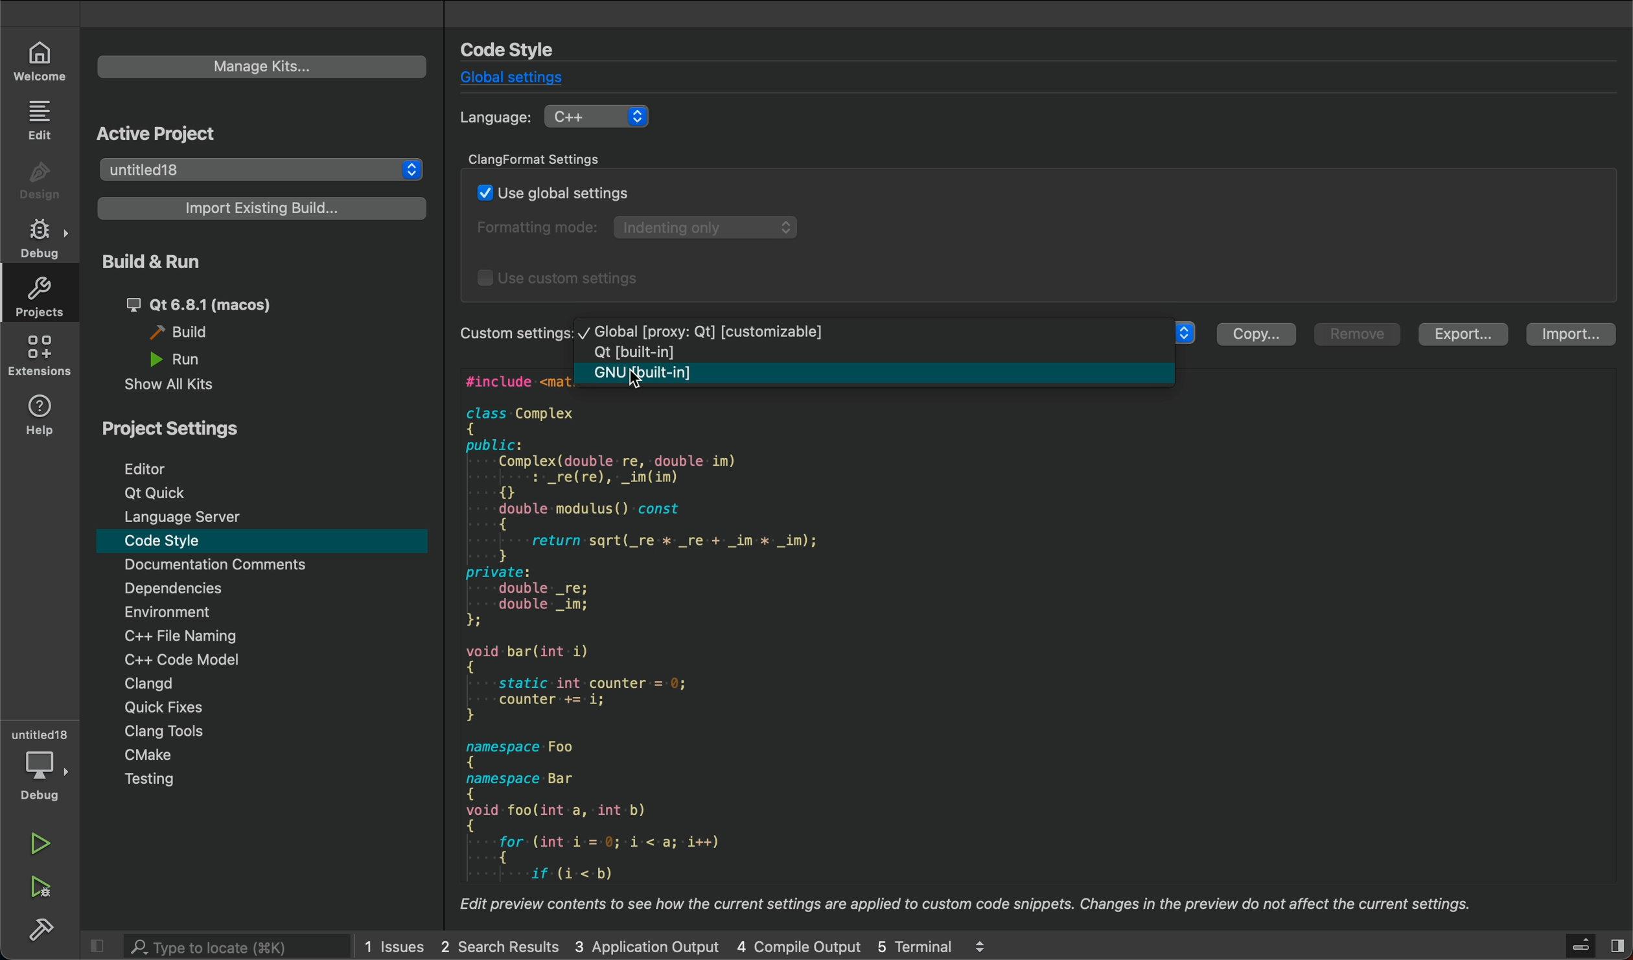 The height and width of the screenshot is (960, 1633). What do you see at coordinates (1258, 334) in the screenshot?
I see `copy` at bounding box center [1258, 334].